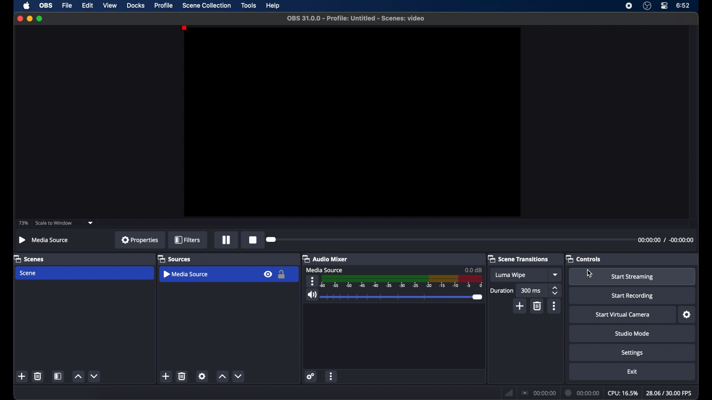  I want to click on duration, so click(583, 392).